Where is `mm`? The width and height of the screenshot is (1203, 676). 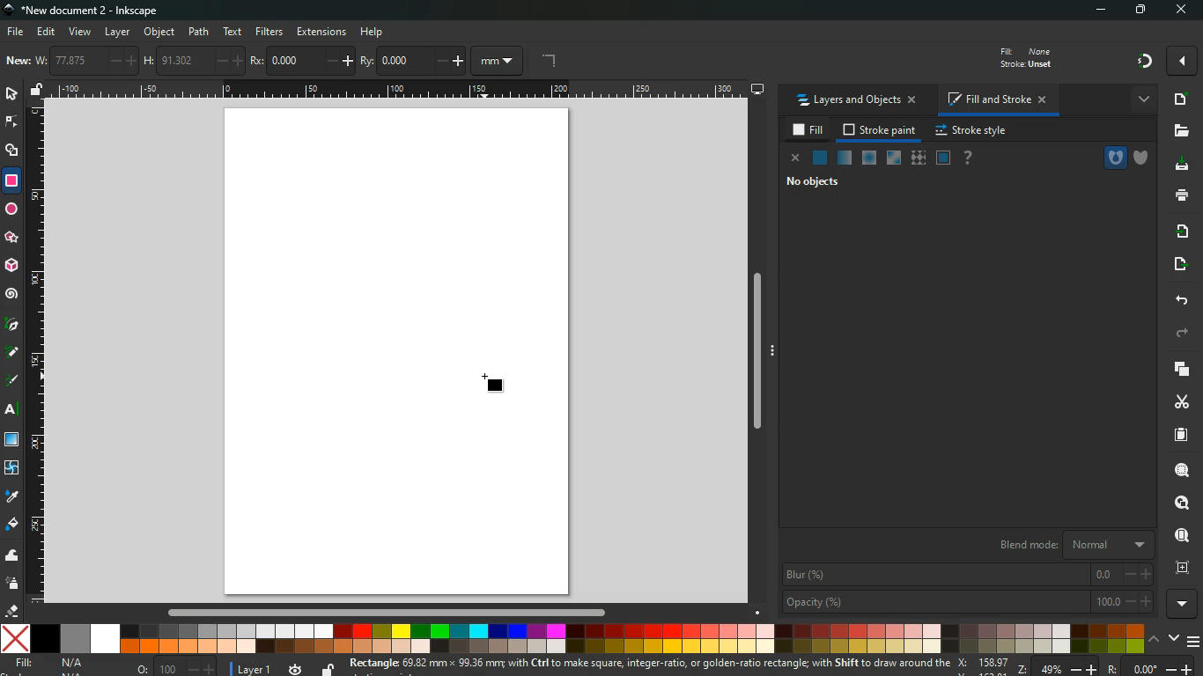 mm is located at coordinates (501, 61).